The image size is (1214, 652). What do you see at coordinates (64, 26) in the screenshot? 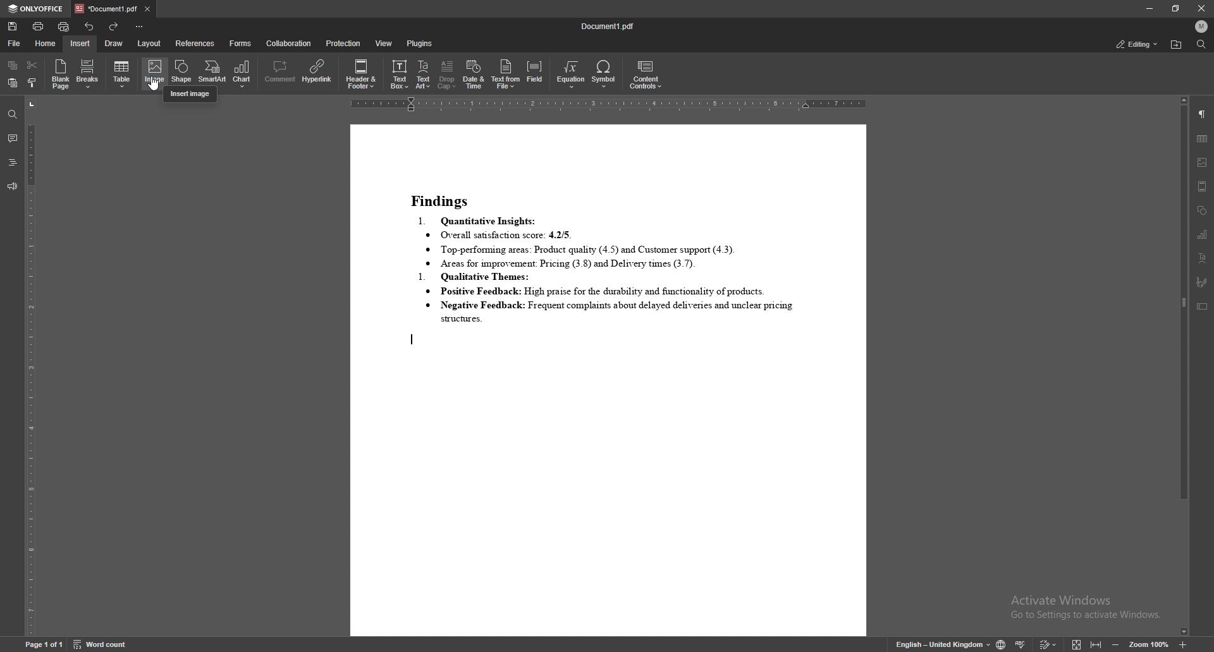
I see `quick print` at bounding box center [64, 26].